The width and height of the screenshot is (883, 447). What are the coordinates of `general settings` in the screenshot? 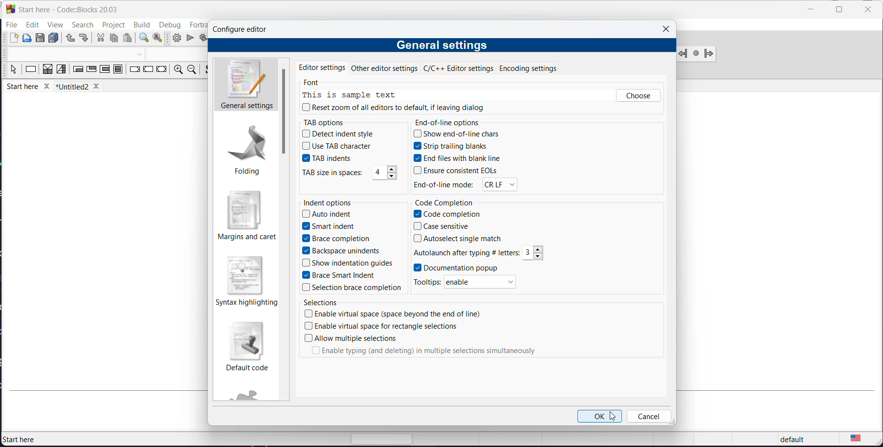 It's located at (244, 86).